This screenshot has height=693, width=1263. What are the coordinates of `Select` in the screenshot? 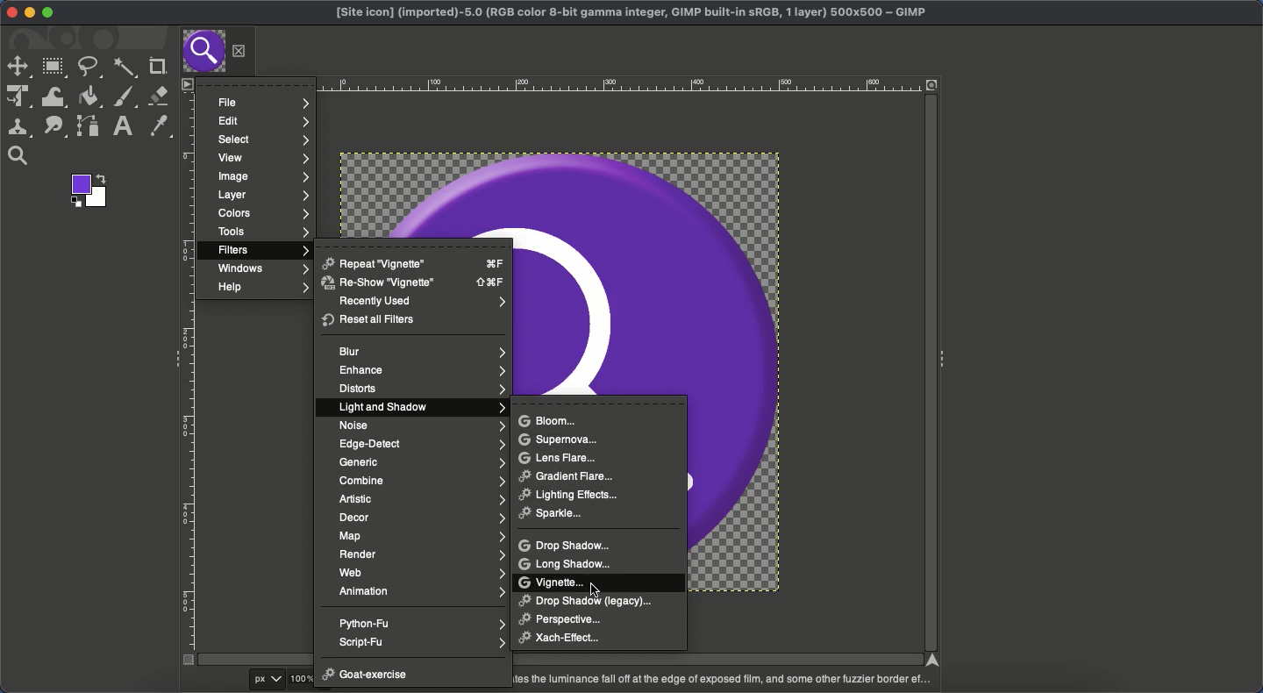 It's located at (260, 139).